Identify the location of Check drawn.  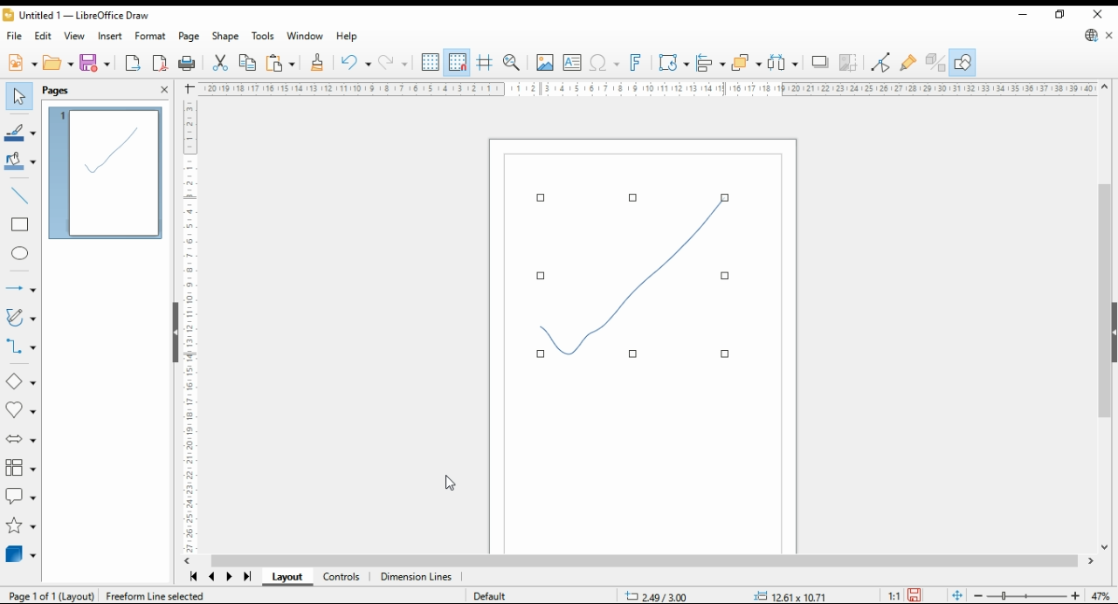
(638, 275).